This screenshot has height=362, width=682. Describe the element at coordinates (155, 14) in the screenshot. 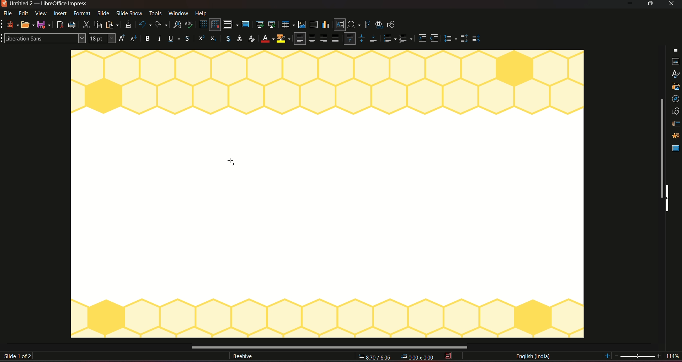

I see `tools` at that location.